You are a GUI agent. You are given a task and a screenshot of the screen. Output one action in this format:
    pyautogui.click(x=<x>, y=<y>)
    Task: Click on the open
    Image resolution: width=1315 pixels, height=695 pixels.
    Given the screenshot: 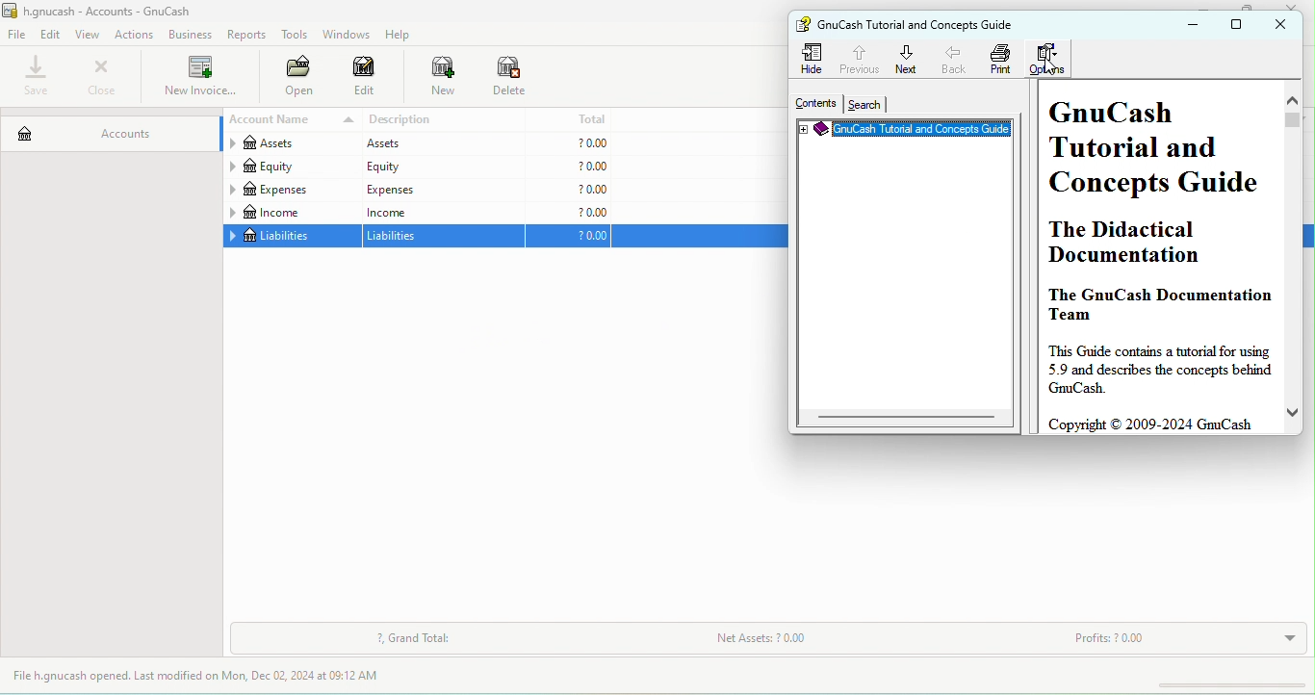 What is the action you would take?
    pyautogui.click(x=294, y=78)
    